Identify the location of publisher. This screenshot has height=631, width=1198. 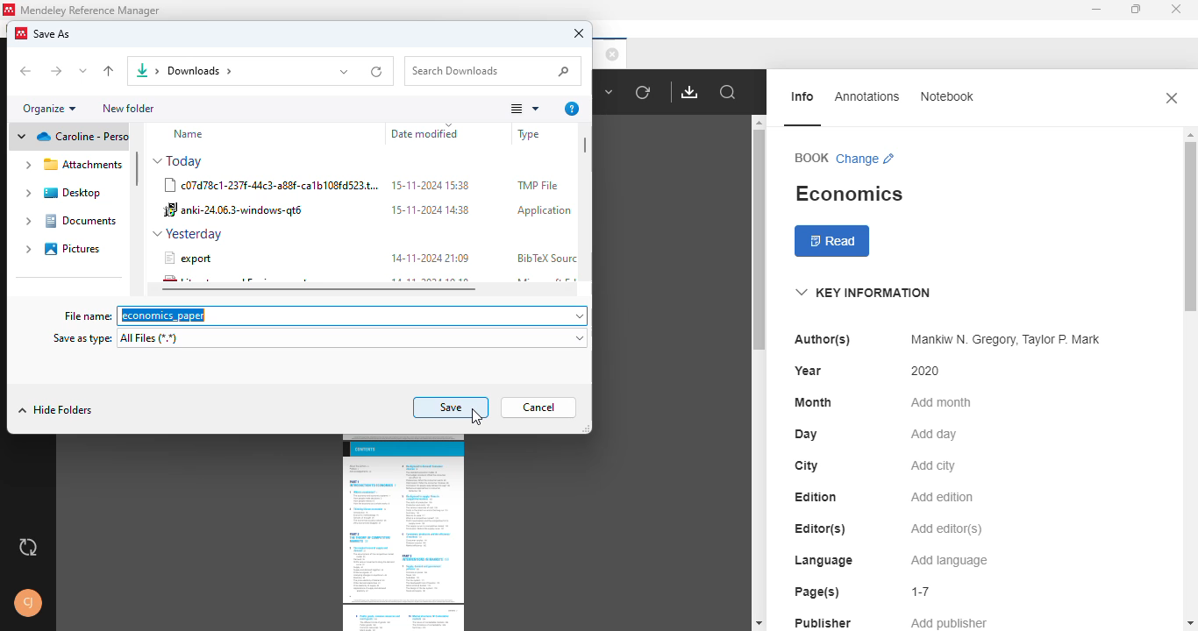
(824, 621).